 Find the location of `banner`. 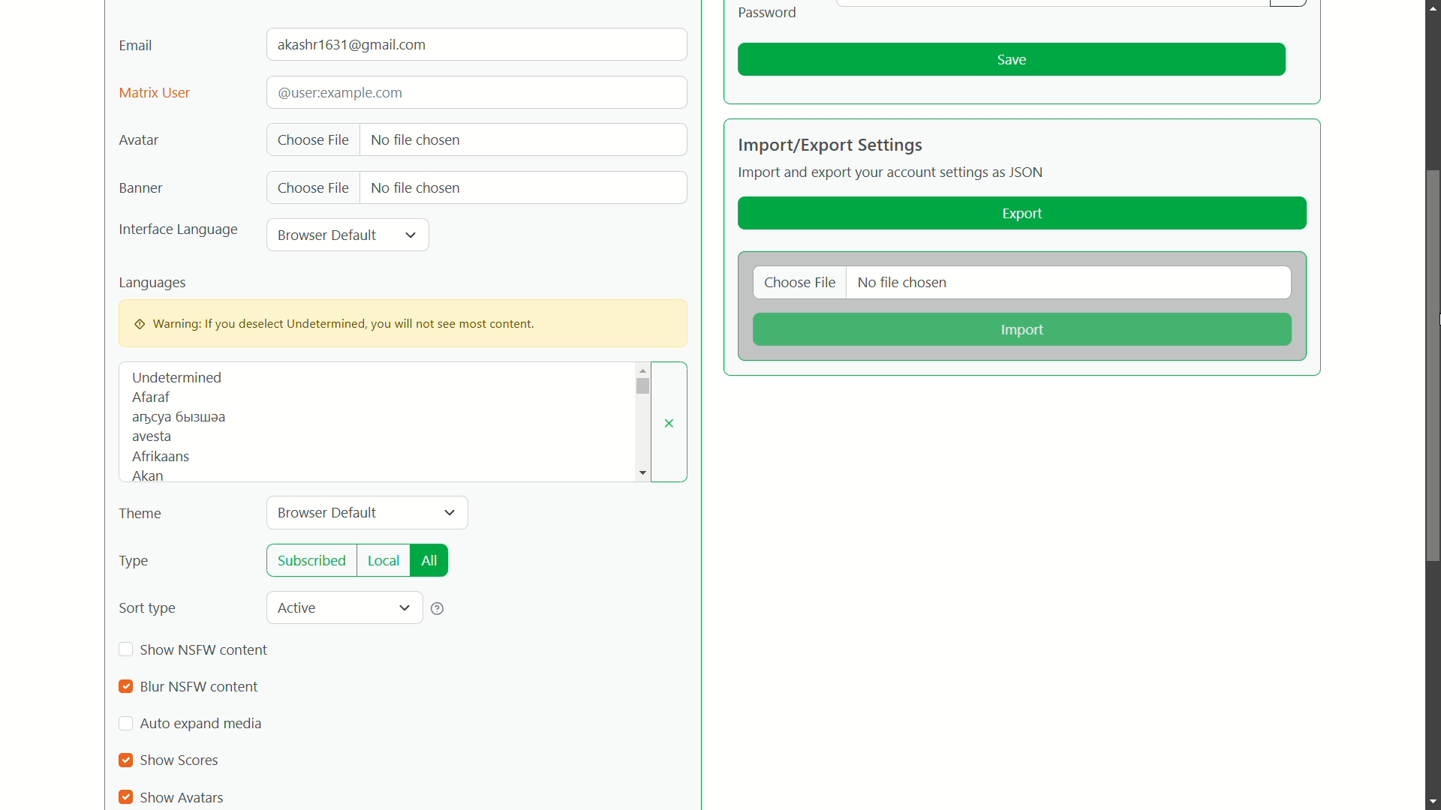

banner is located at coordinates (139, 188).